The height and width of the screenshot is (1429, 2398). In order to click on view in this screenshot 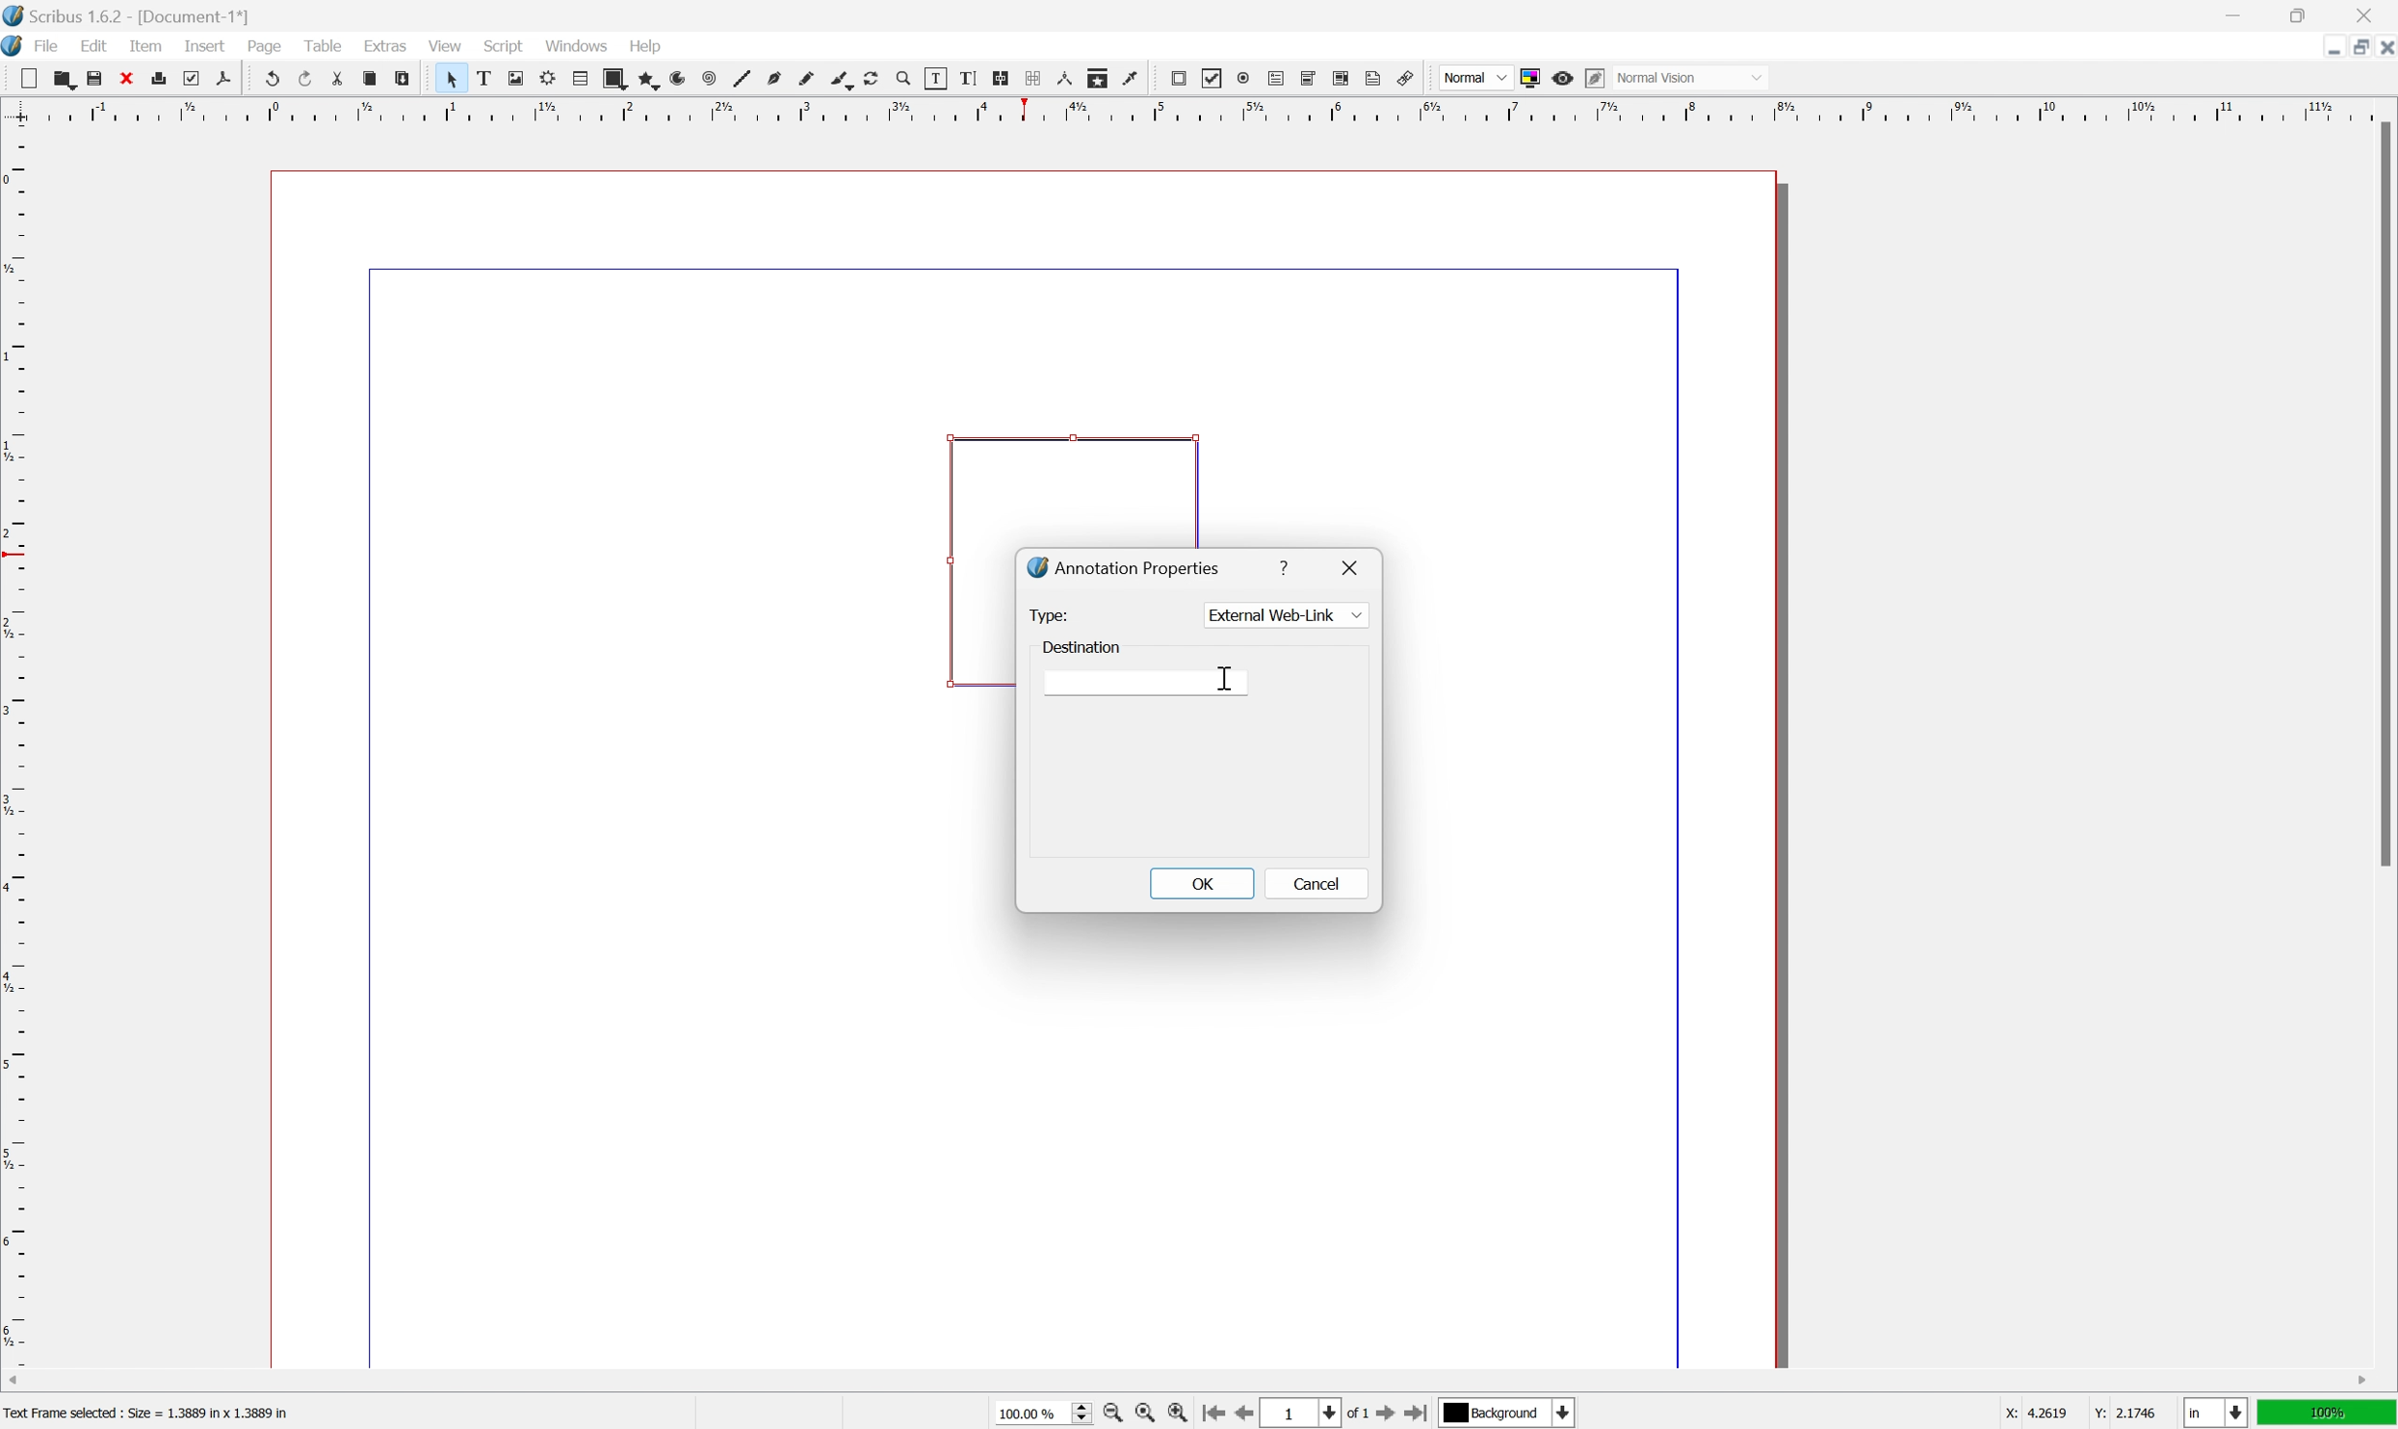, I will do `click(443, 44)`.